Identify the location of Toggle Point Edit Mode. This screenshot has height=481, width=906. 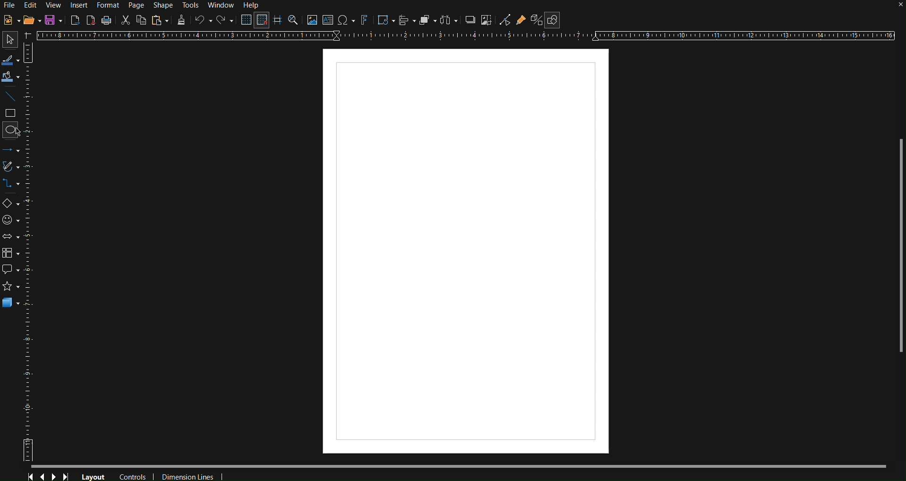
(505, 21).